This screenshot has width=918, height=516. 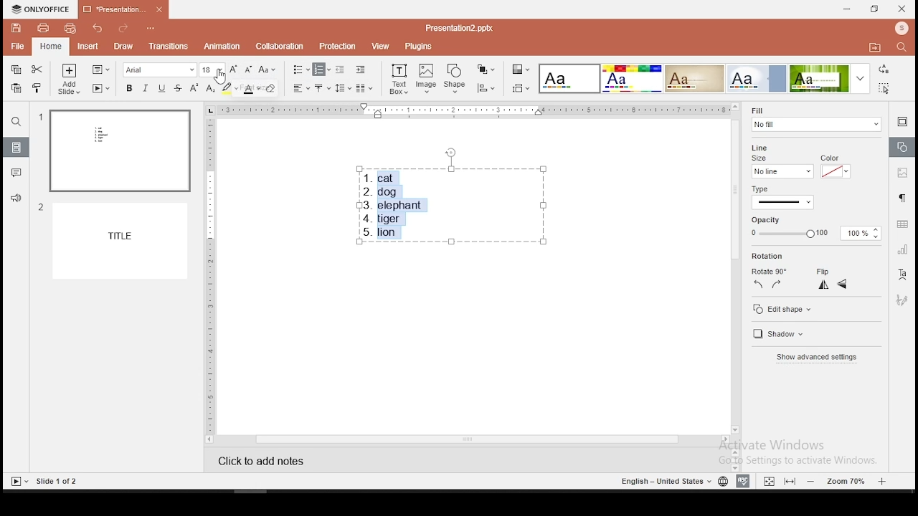 What do you see at coordinates (124, 27) in the screenshot?
I see `redo` at bounding box center [124, 27].